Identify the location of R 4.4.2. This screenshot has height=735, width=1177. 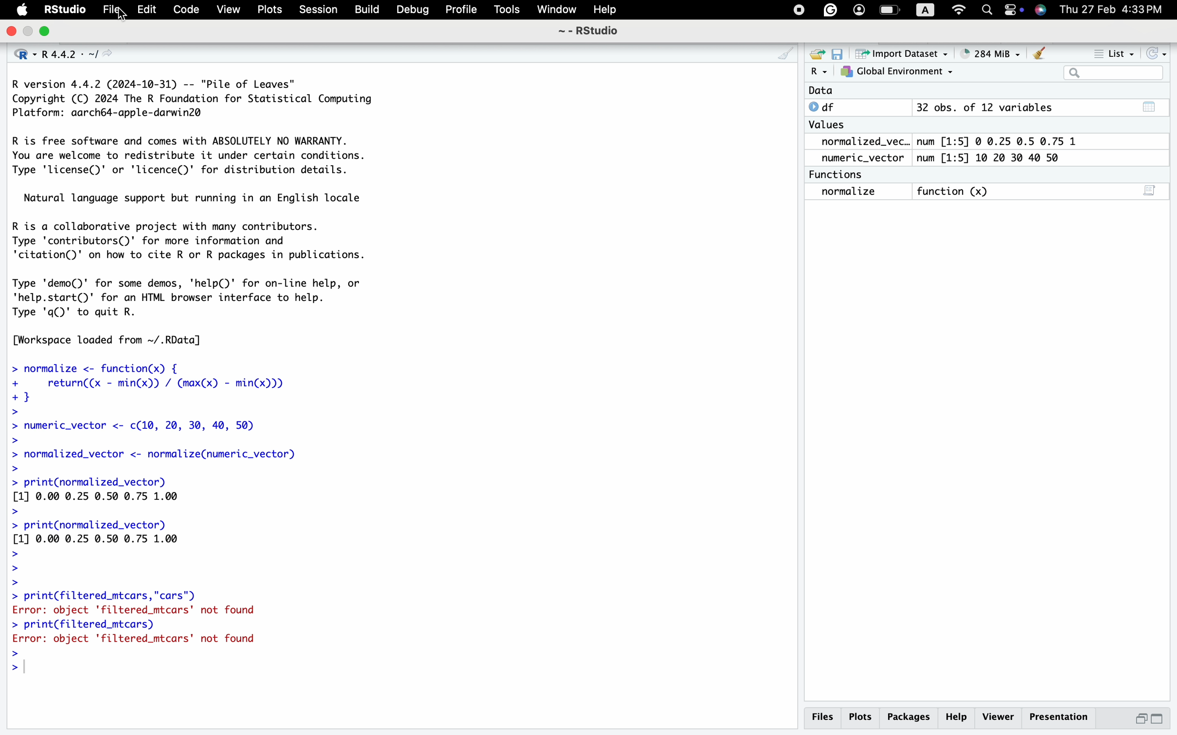
(67, 54).